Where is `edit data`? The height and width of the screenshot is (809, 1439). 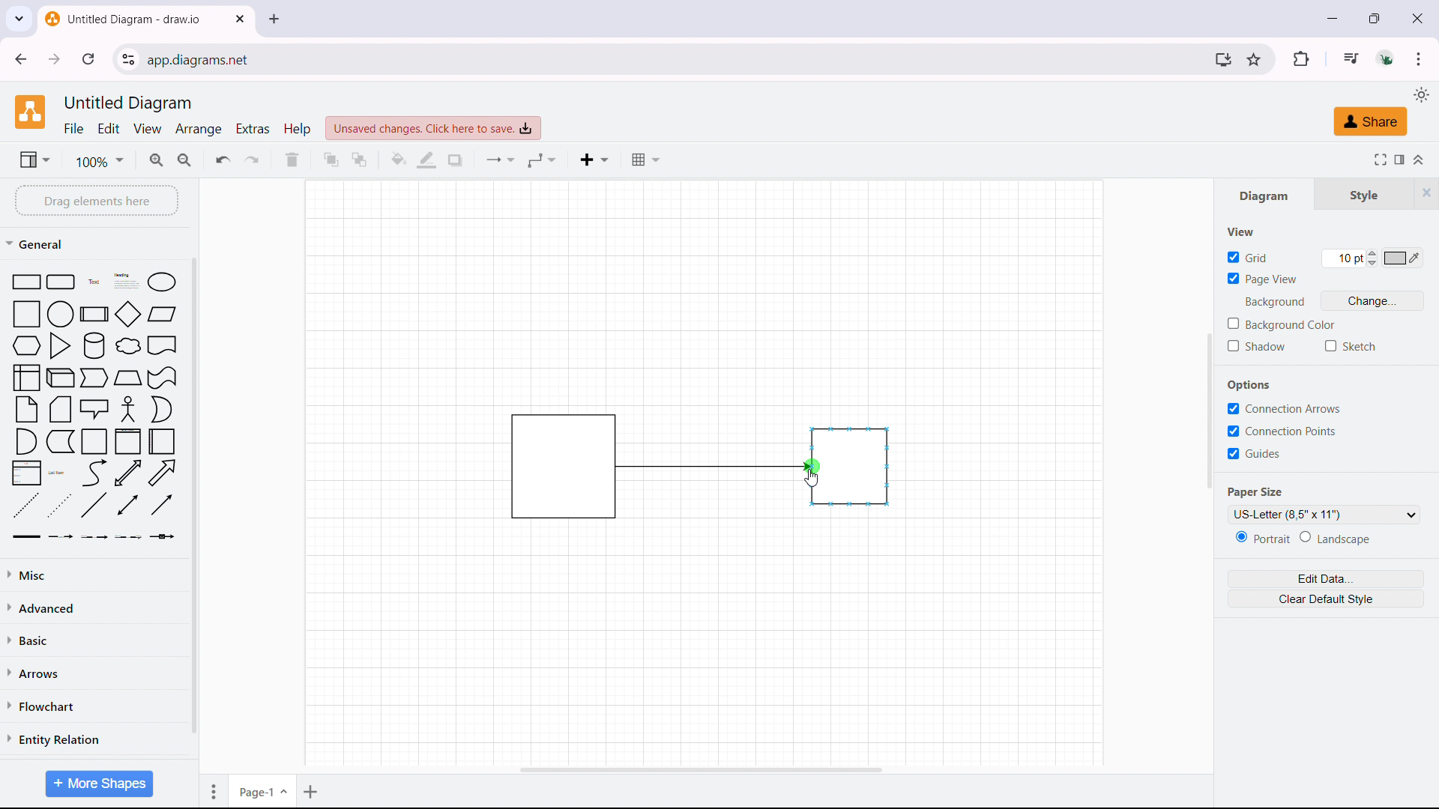
edit data is located at coordinates (1325, 579).